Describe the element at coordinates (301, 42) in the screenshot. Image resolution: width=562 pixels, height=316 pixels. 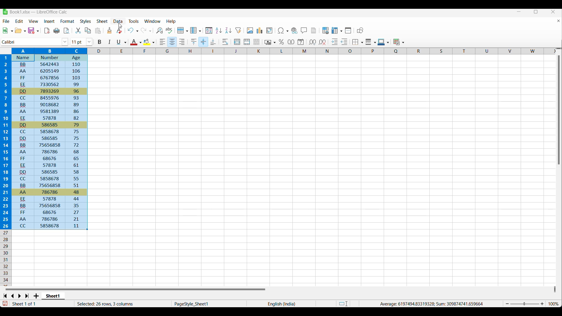
I see `Format as date` at that location.